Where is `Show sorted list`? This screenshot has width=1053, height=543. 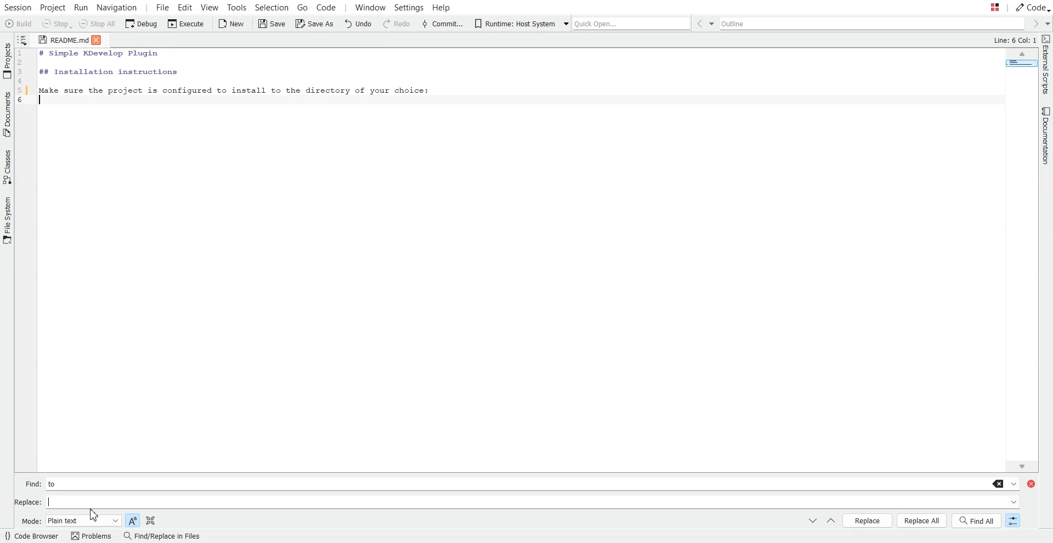 Show sorted list is located at coordinates (23, 39).